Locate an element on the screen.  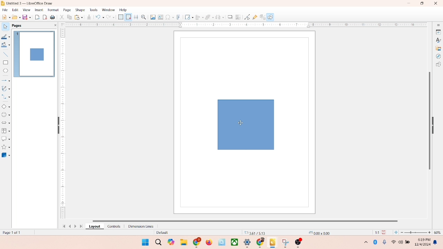
logo is located at coordinates (3, 3).